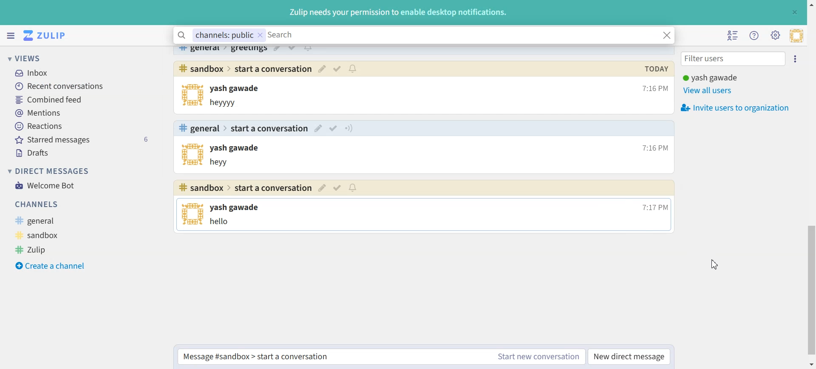 The height and width of the screenshot is (369, 816). What do you see at coordinates (75, 204) in the screenshot?
I see `Channels` at bounding box center [75, 204].